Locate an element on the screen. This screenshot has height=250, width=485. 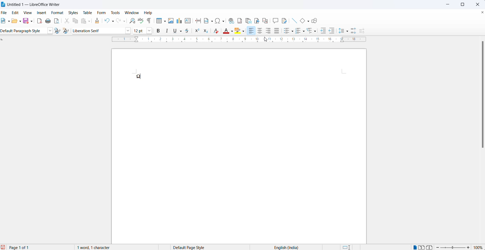
minimize is located at coordinates (450, 5).